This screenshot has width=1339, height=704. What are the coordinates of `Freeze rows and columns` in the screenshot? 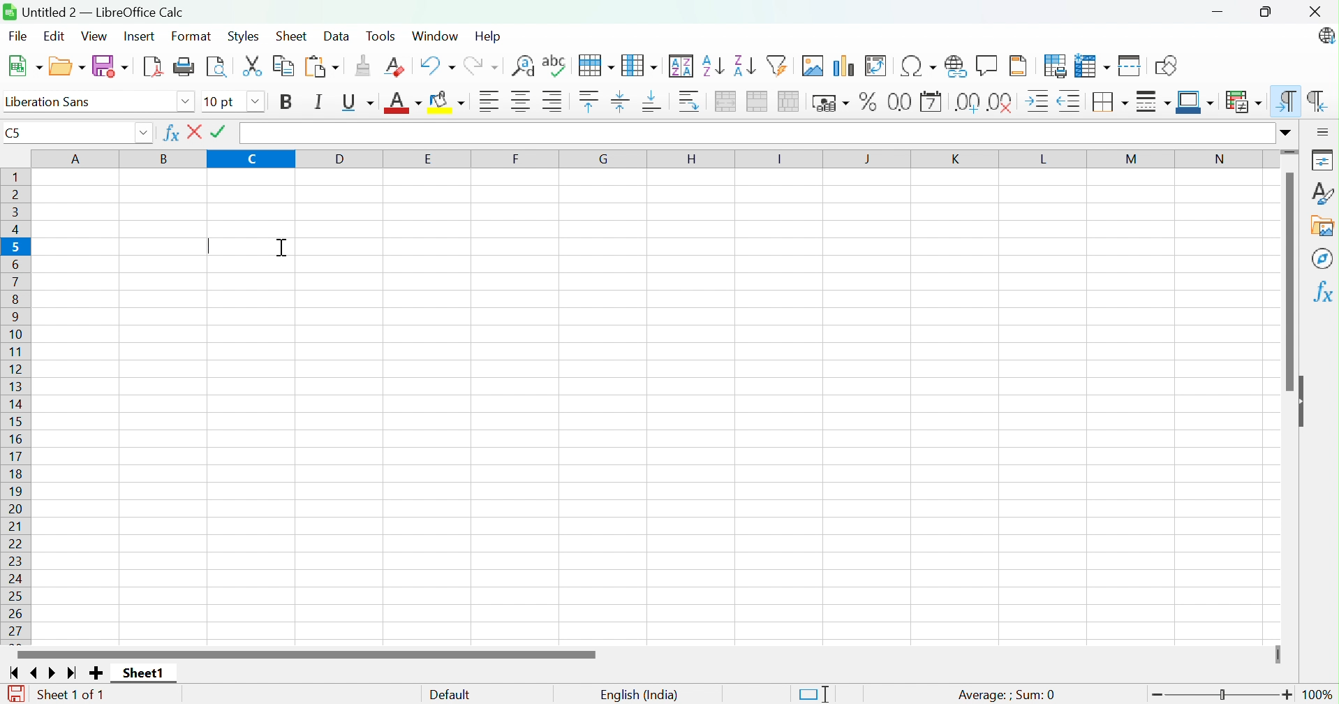 It's located at (1091, 67).